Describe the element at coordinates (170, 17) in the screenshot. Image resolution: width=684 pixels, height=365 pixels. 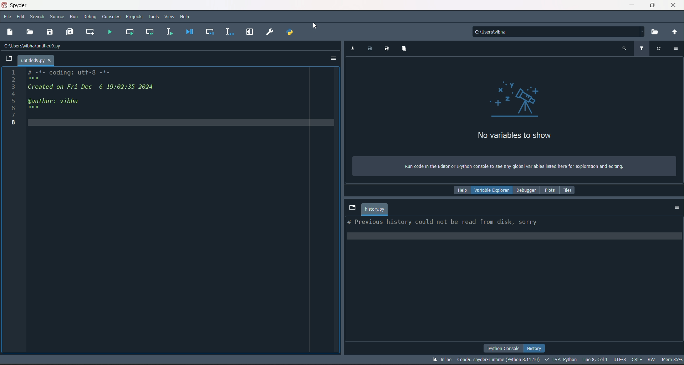
I see `view` at that location.